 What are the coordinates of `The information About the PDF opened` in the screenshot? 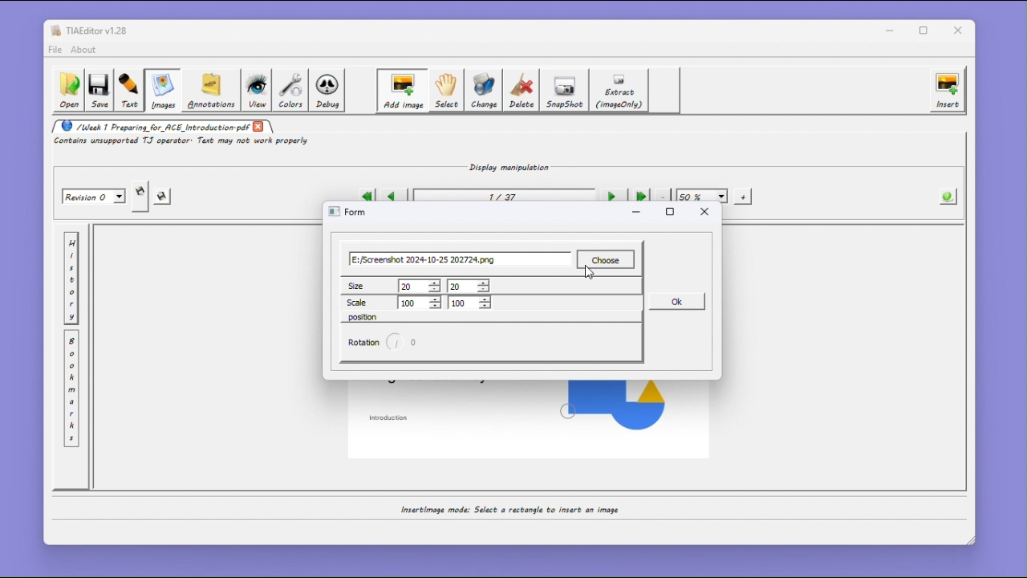 It's located at (949, 195).